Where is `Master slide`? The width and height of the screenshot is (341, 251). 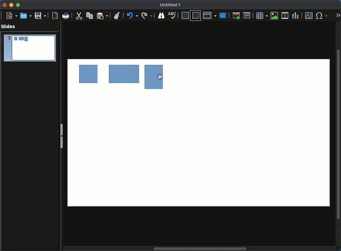 Master slide is located at coordinates (223, 15).